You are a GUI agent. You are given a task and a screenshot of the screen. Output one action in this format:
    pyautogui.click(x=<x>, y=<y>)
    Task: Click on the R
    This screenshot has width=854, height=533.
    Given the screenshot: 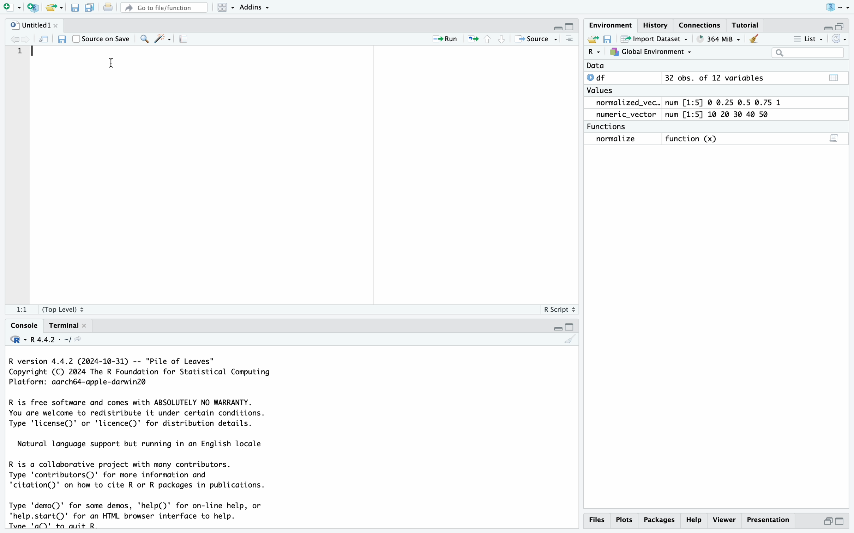 What is the action you would take?
    pyautogui.click(x=594, y=52)
    